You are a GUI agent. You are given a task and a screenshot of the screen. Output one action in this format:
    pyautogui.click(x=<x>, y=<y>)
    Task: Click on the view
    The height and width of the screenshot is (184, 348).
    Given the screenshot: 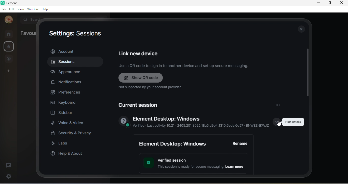 What is the action you would take?
    pyautogui.click(x=21, y=9)
    